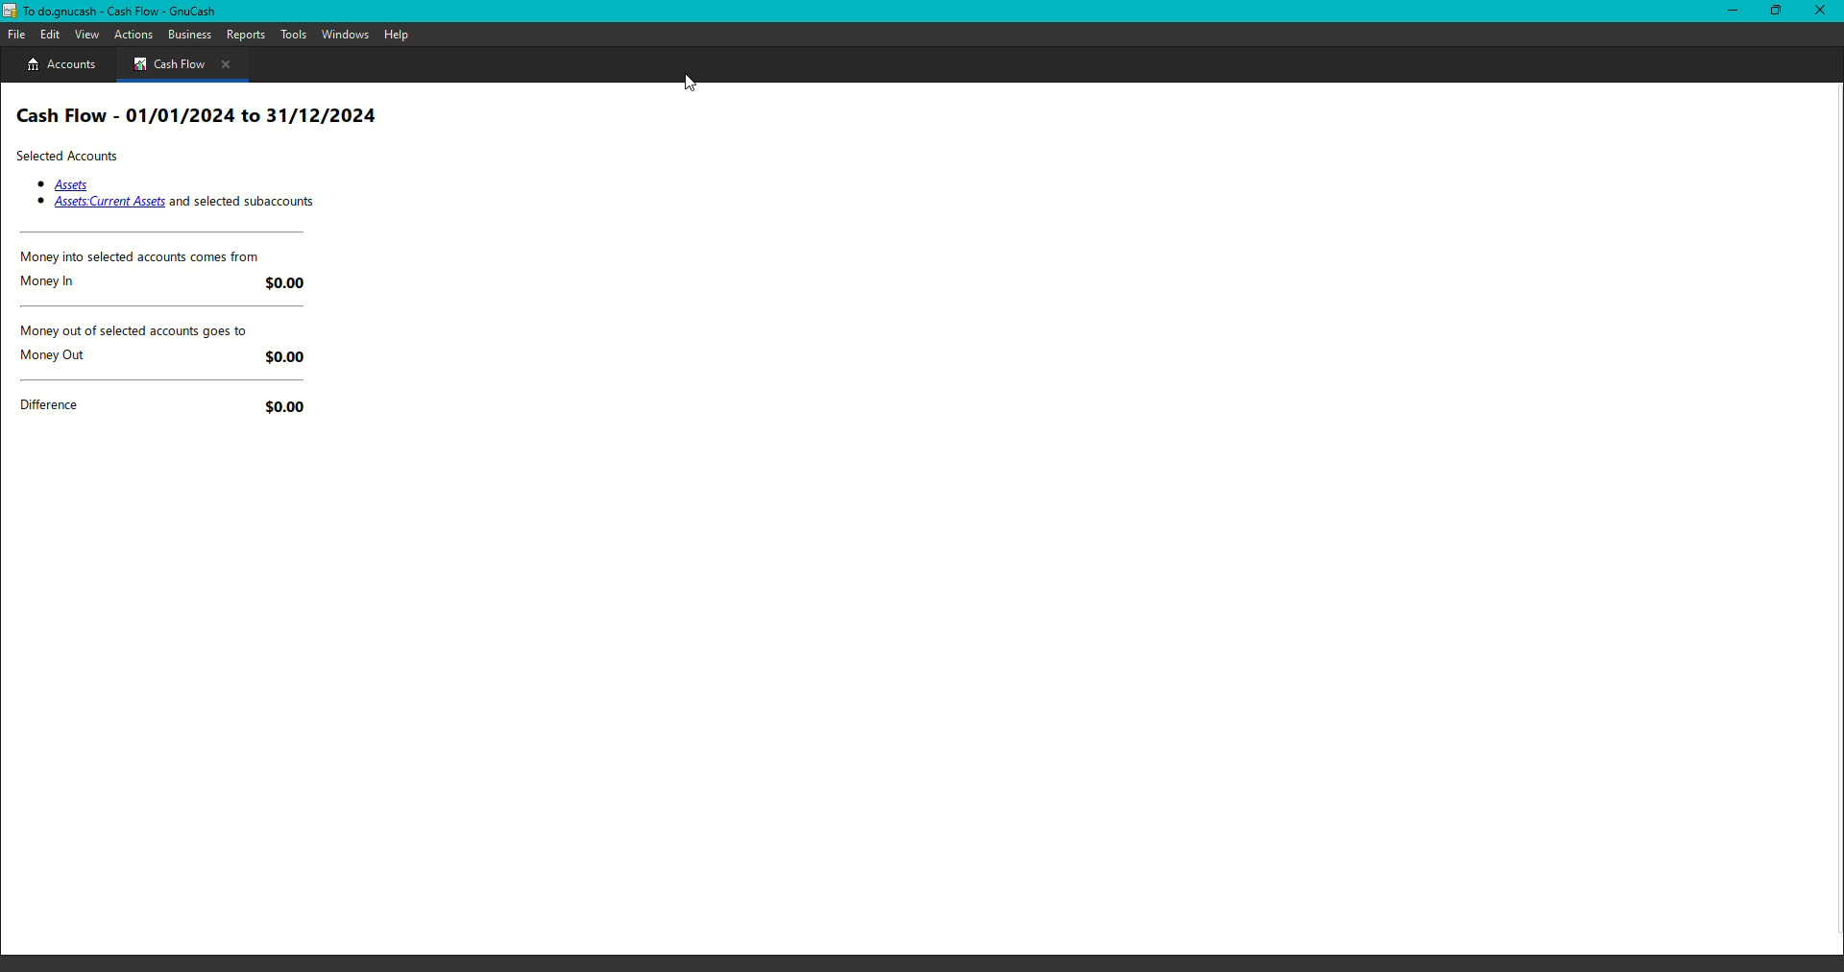 This screenshot has width=1844, height=972. What do you see at coordinates (142, 255) in the screenshot?
I see `Money into selected accounts` at bounding box center [142, 255].